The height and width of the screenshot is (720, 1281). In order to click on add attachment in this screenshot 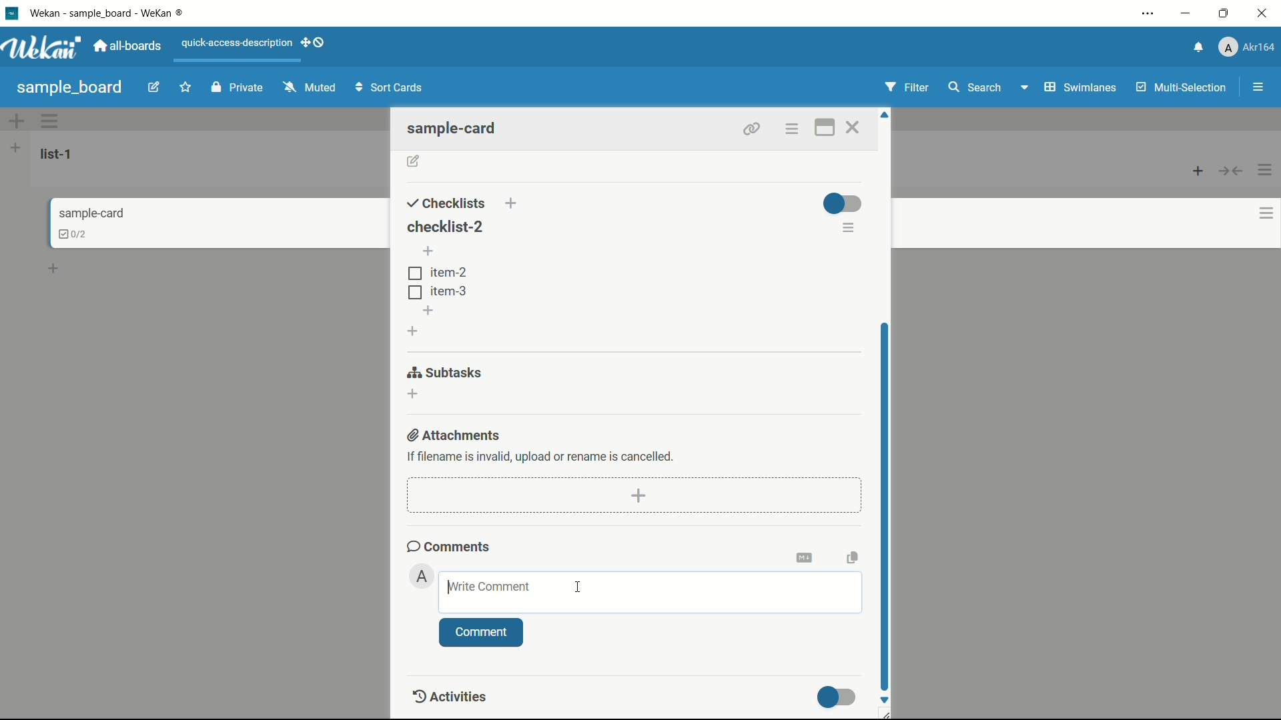, I will do `click(640, 495)`.